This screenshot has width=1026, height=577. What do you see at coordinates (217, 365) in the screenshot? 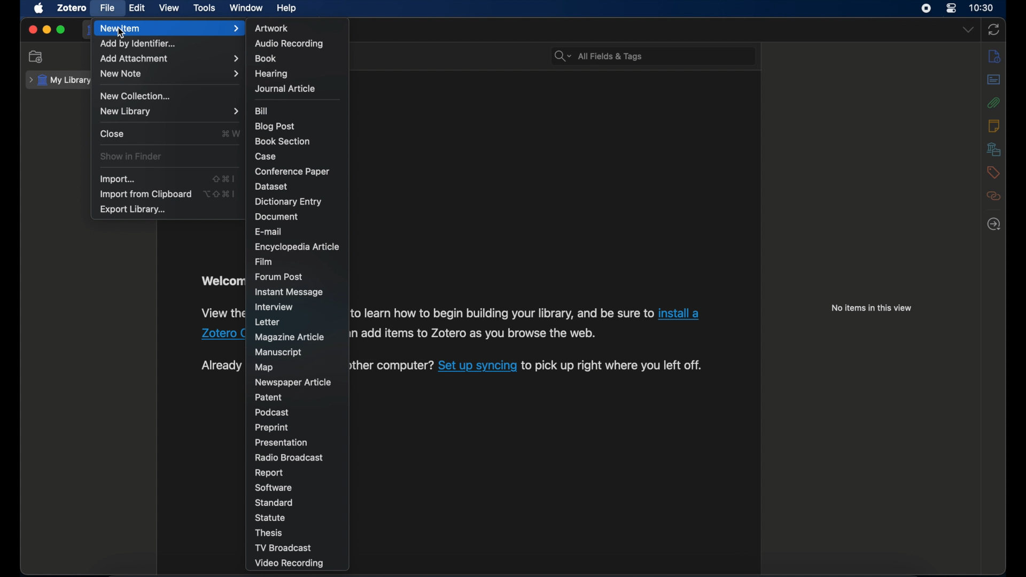
I see `text` at bounding box center [217, 365].